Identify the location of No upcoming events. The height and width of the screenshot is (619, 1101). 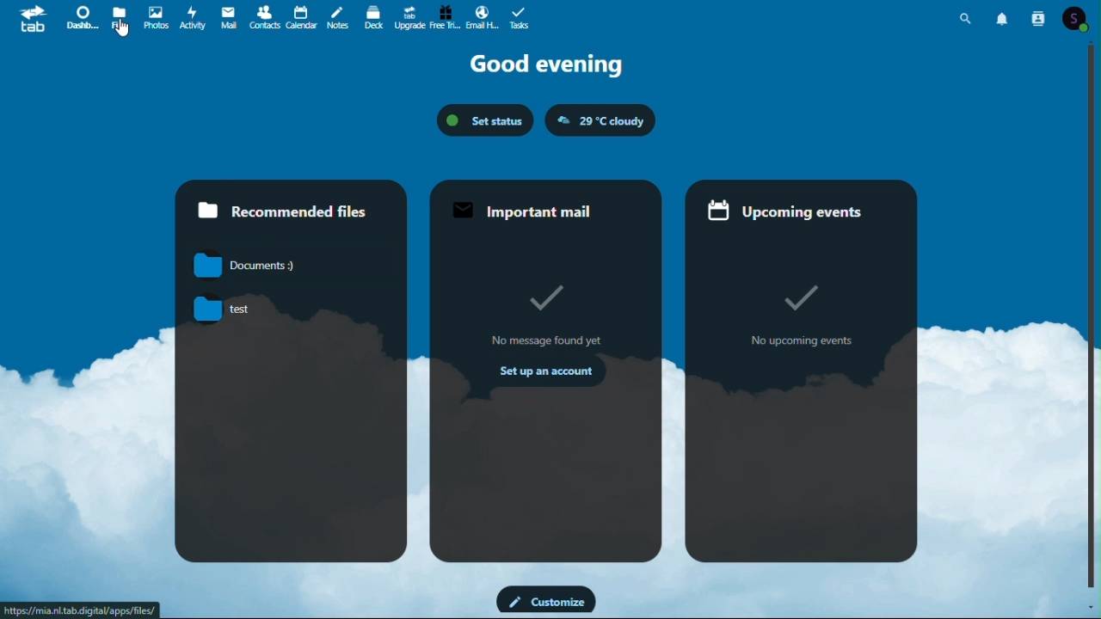
(800, 343).